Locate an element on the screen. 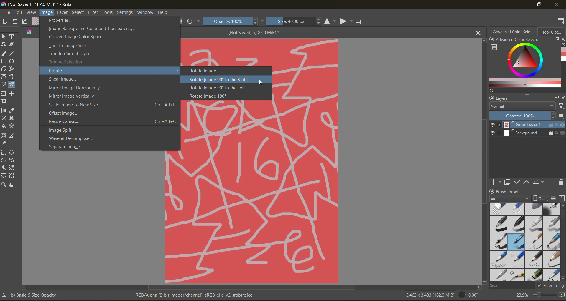 The height and width of the screenshot is (301, 566). float docker is located at coordinates (556, 40).